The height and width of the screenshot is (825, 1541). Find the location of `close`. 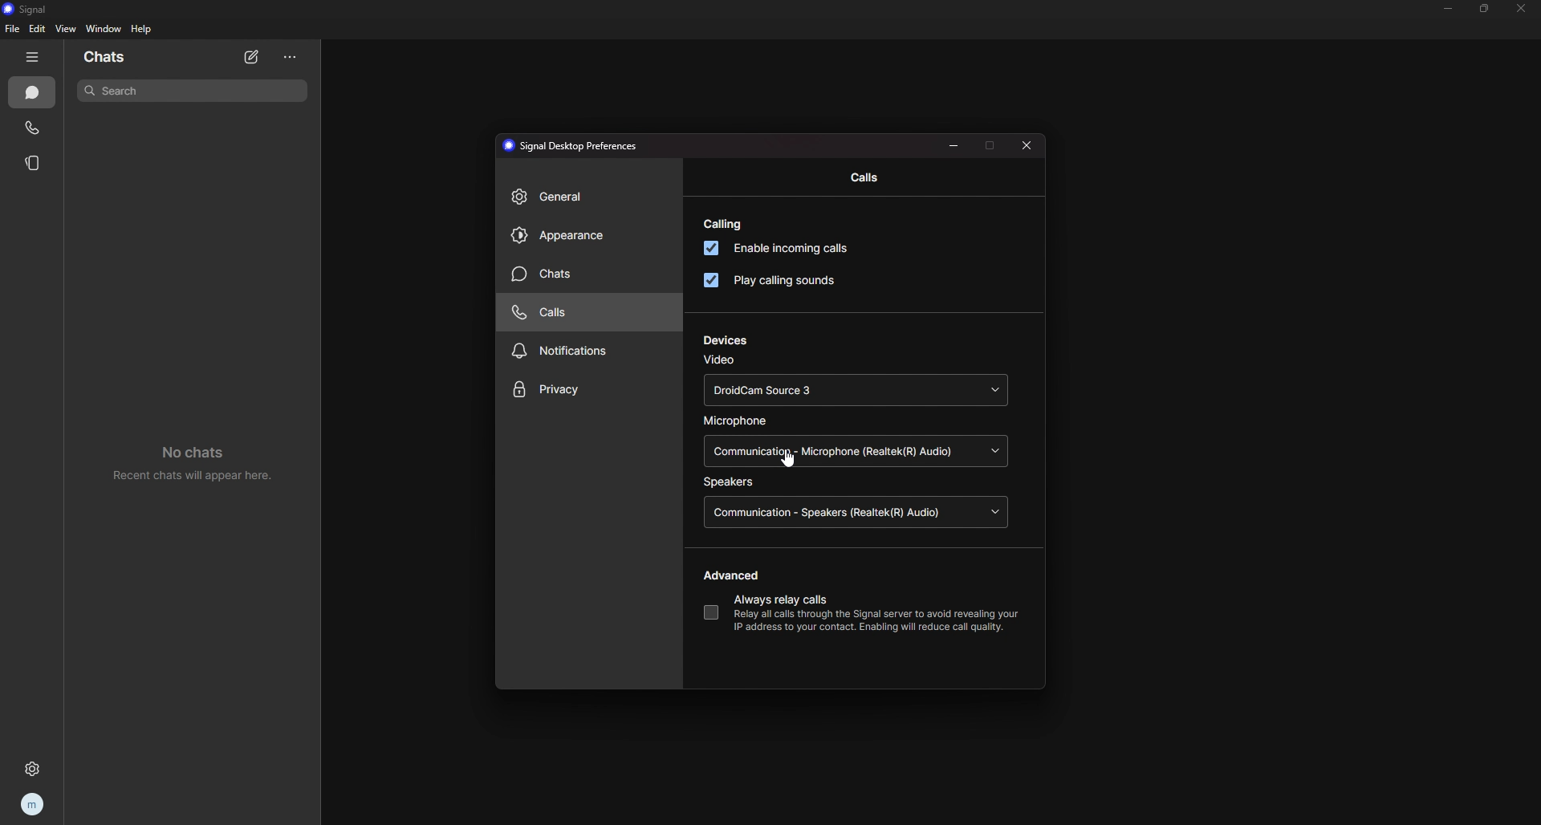

close is located at coordinates (1027, 145).